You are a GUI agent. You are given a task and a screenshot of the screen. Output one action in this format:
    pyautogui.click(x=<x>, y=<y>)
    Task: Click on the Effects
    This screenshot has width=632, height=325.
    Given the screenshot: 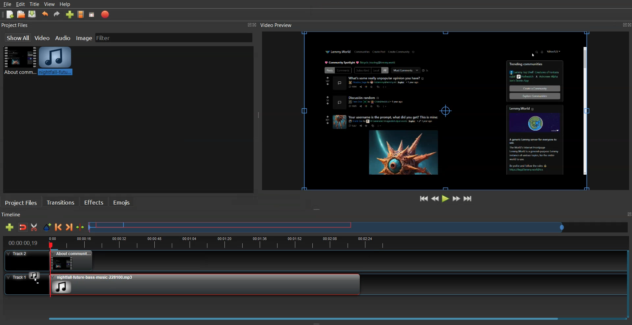 What is the action you would take?
    pyautogui.click(x=93, y=202)
    